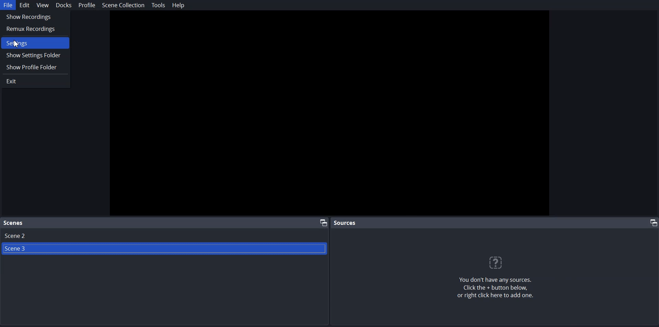 Image resolution: width=659 pixels, height=327 pixels. I want to click on Cursor on settings, so click(18, 44).